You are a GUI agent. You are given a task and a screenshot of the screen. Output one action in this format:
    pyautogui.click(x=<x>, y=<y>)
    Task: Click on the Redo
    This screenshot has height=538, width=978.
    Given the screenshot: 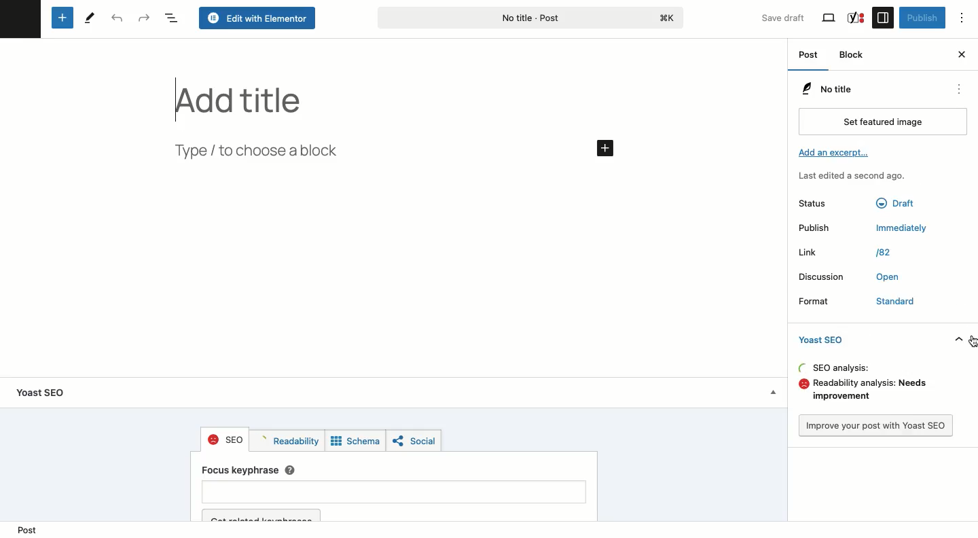 What is the action you would take?
    pyautogui.click(x=145, y=18)
    